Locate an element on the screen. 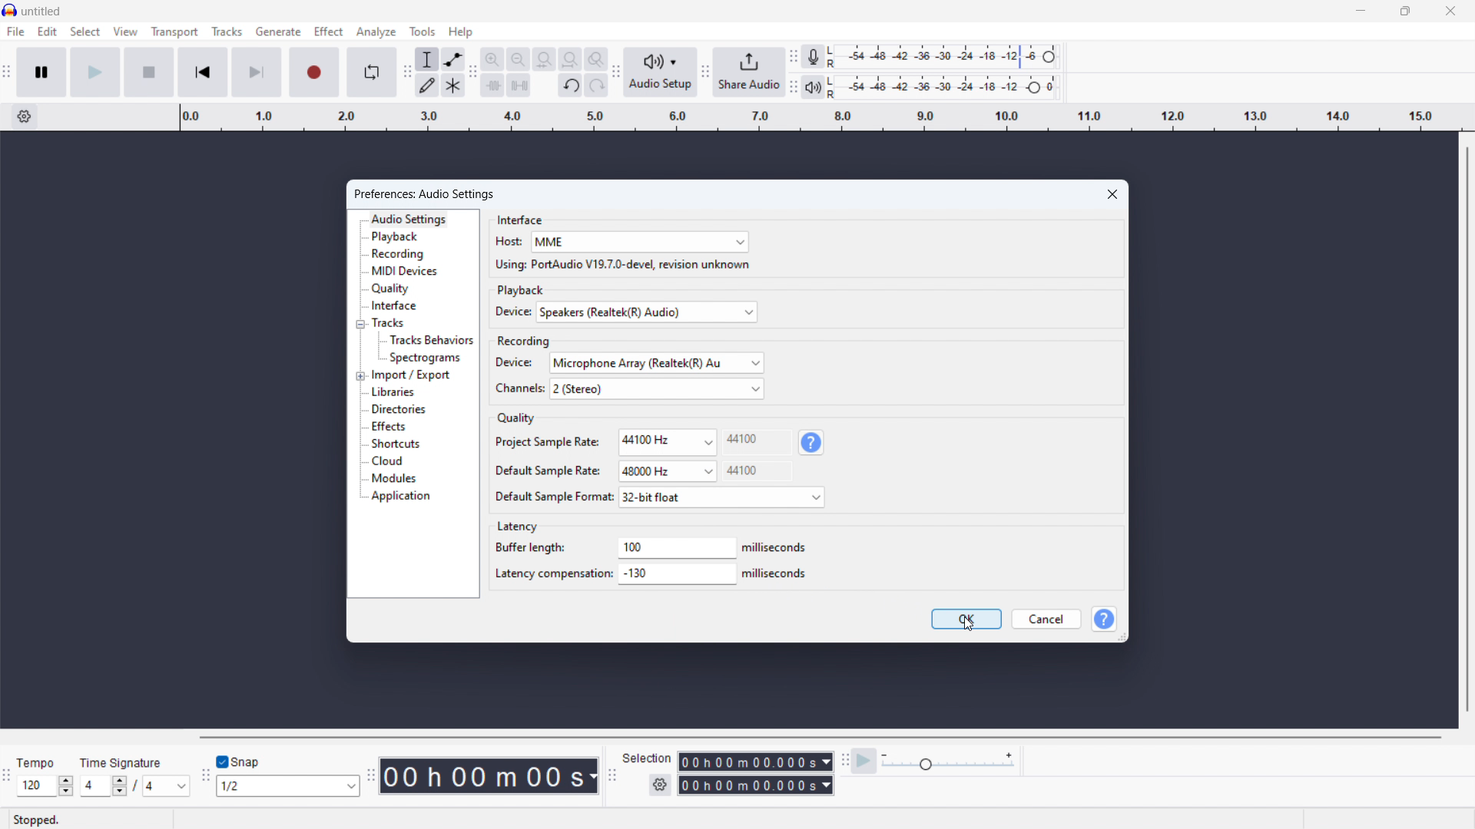  default sample format is located at coordinates (721, 497).